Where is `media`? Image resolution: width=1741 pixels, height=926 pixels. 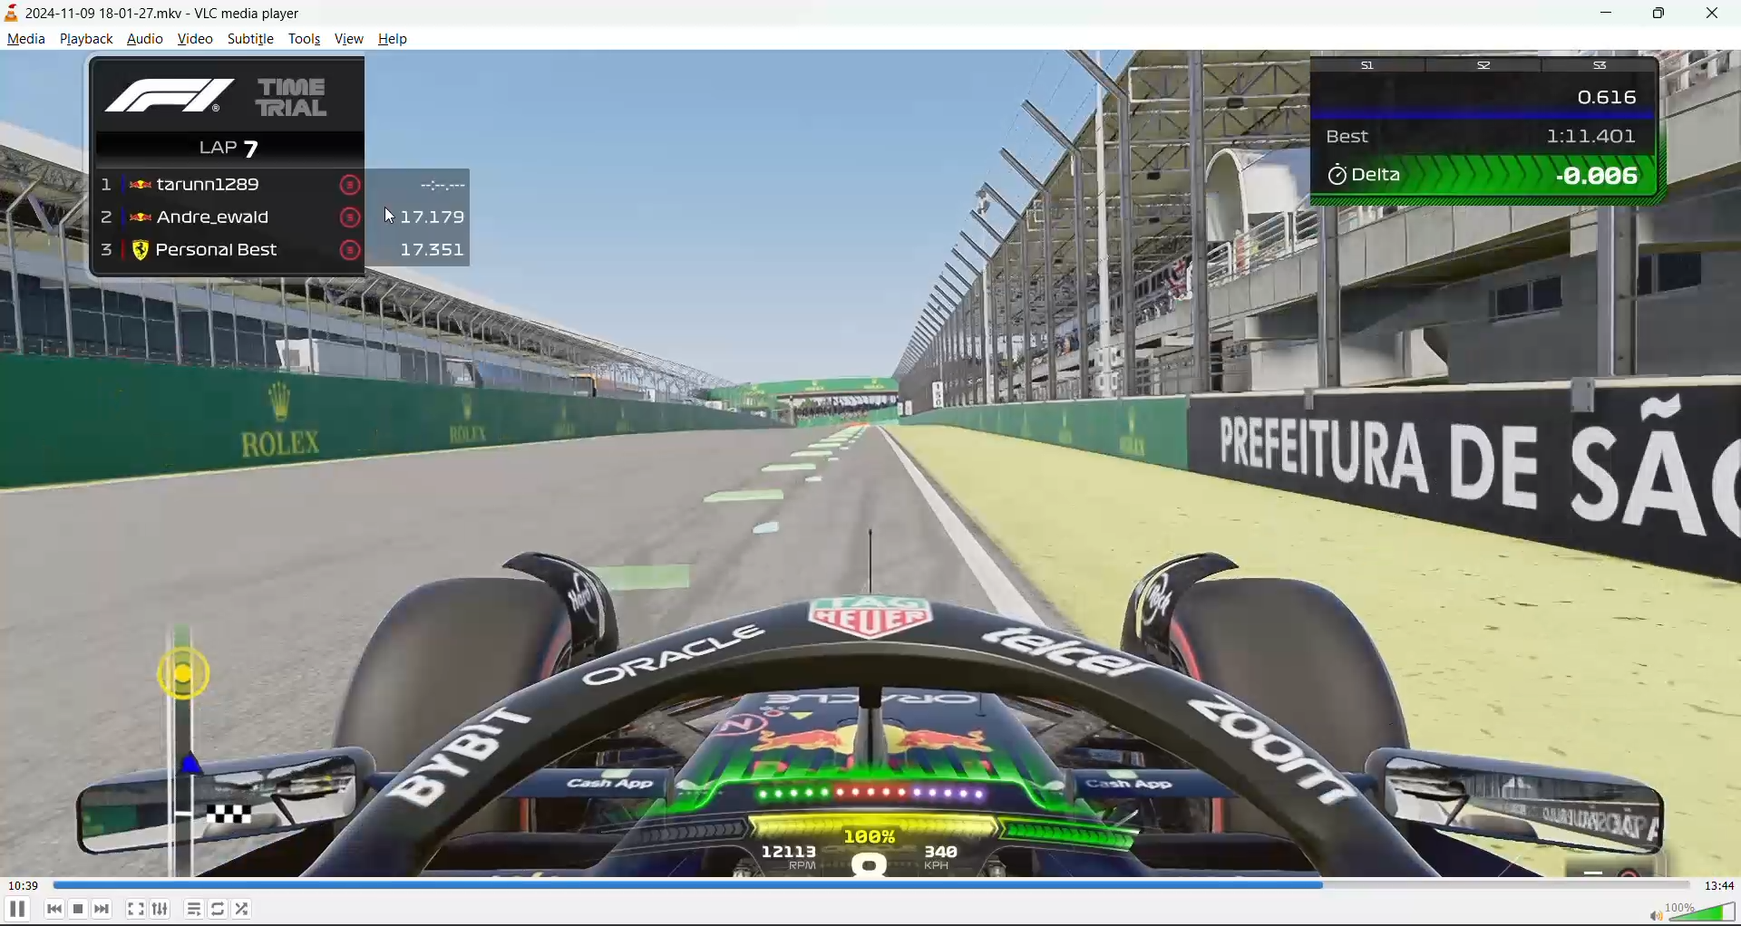
media is located at coordinates (26, 39).